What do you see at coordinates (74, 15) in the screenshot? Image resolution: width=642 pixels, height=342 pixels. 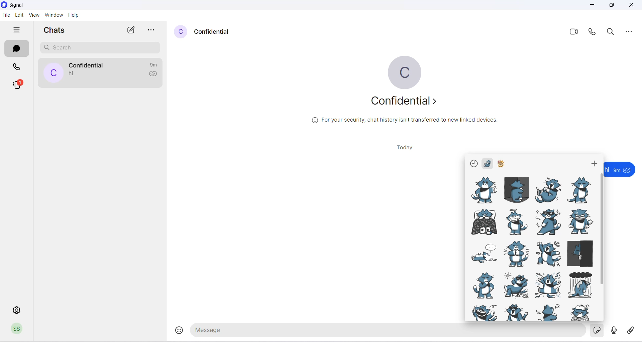 I see `help` at bounding box center [74, 15].